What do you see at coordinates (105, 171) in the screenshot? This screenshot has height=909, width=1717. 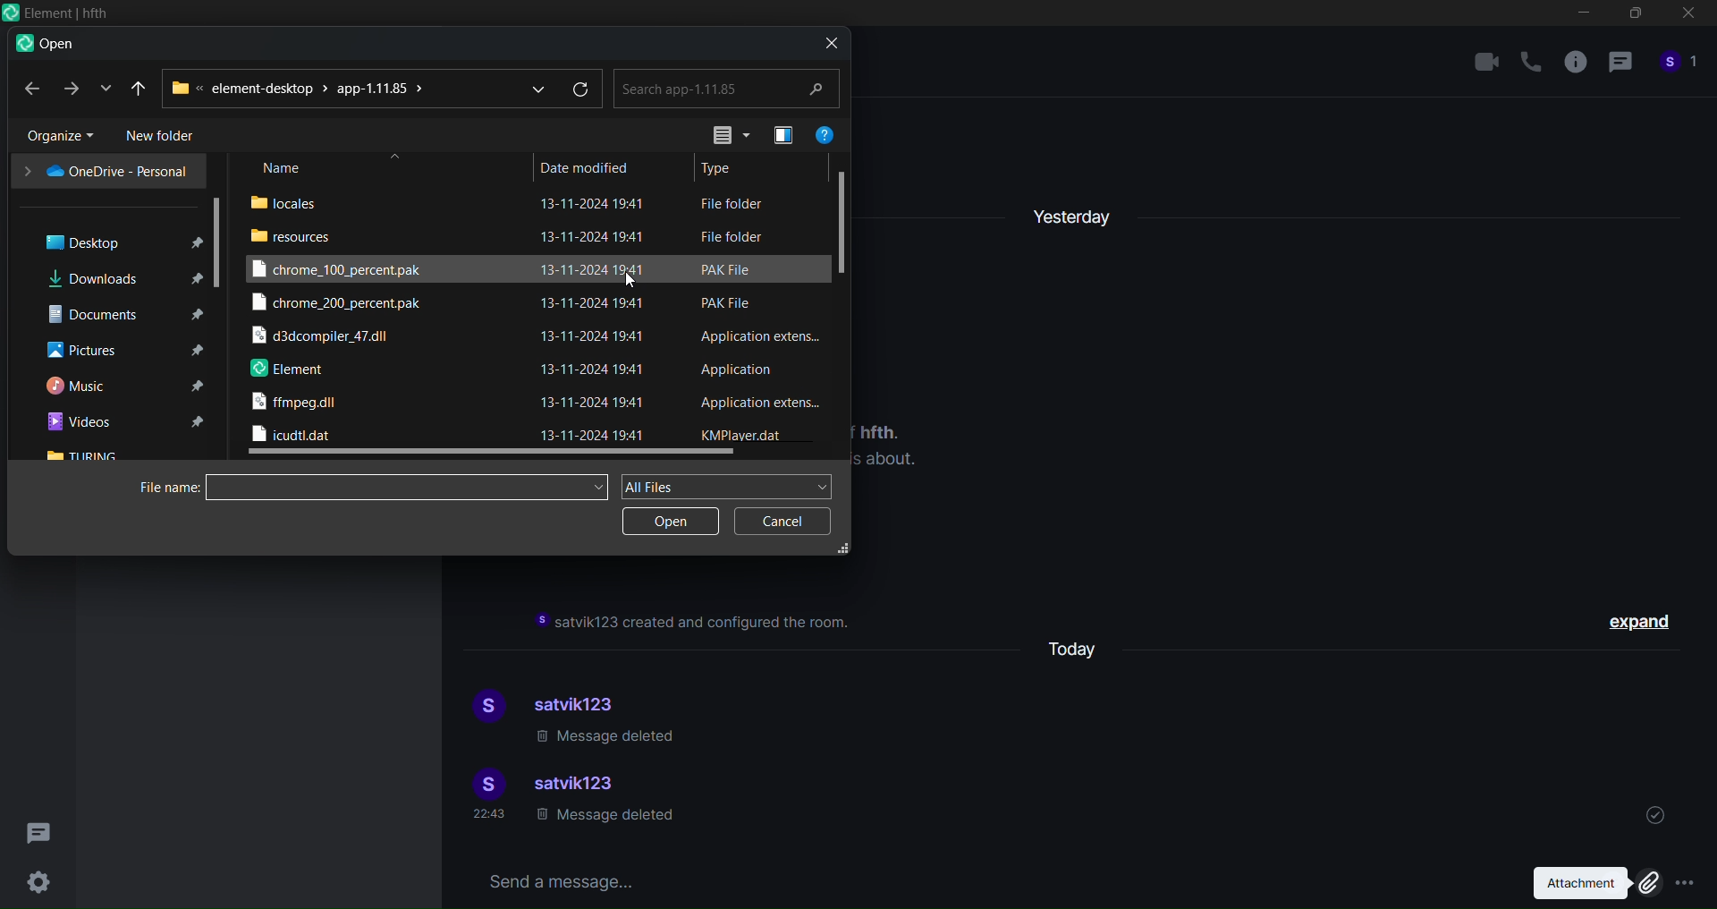 I see `one drive` at bounding box center [105, 171].